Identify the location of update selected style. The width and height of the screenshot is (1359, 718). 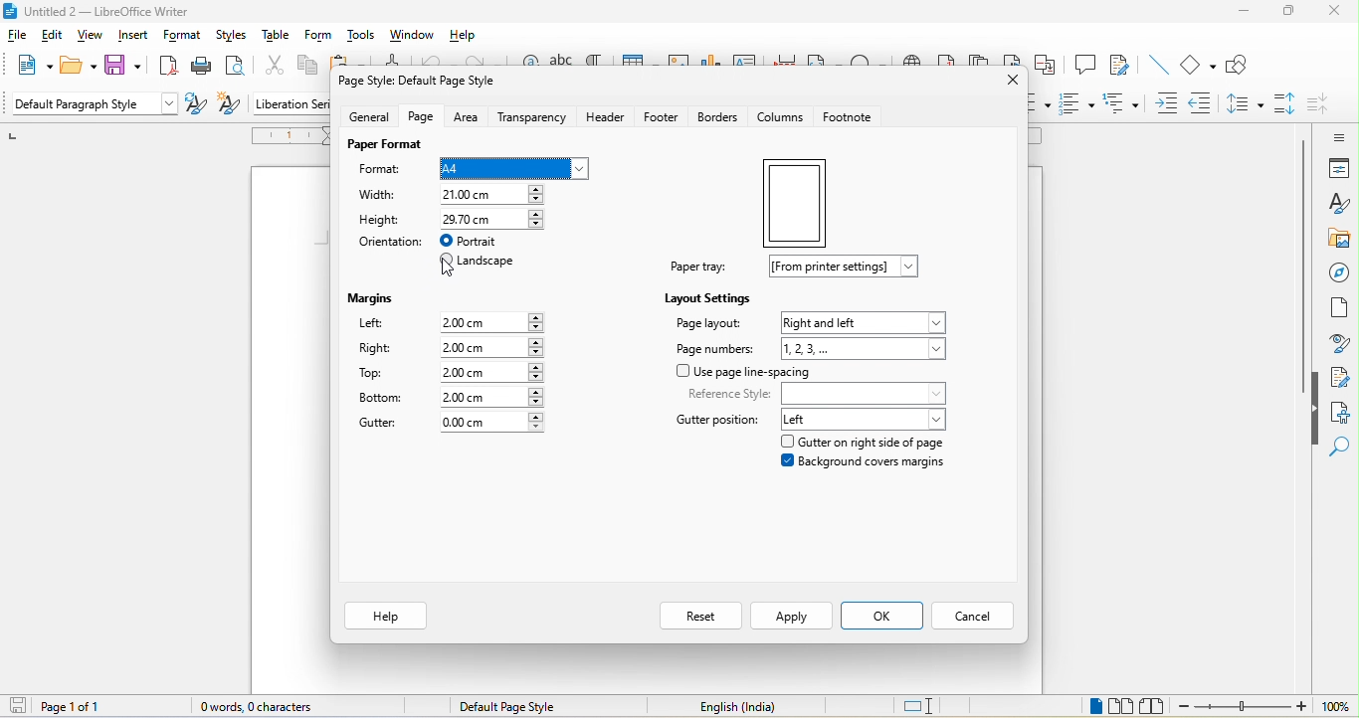
(196, 105).